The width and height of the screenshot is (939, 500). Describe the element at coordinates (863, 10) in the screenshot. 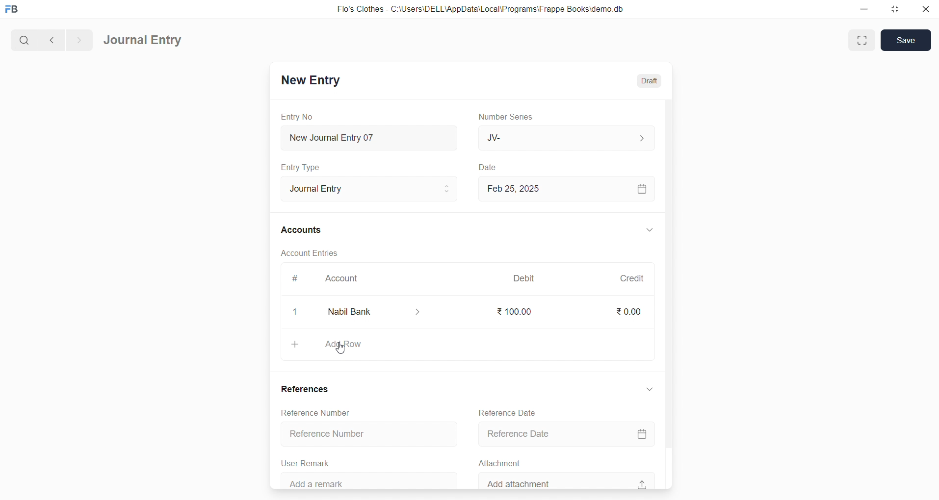

I see `minimize` at that location.